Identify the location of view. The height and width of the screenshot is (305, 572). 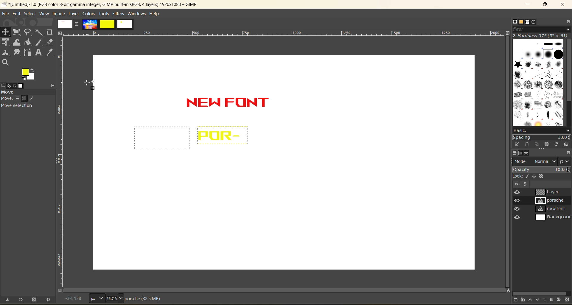
(44, 14).